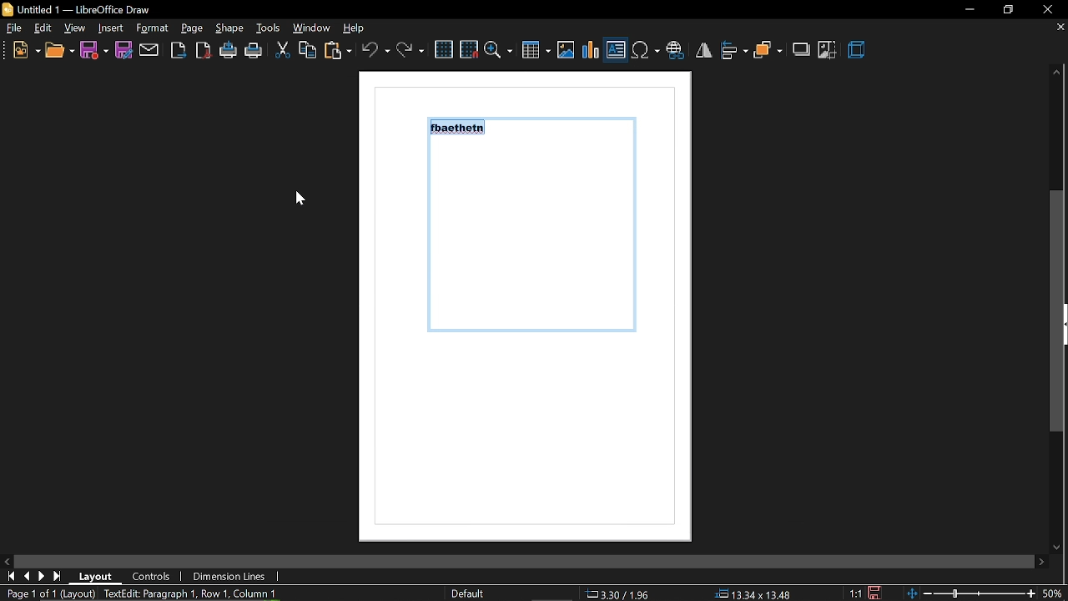 The height and width of the screenshot is (601, 1068). I want to click on shadow, so click(802, 50).